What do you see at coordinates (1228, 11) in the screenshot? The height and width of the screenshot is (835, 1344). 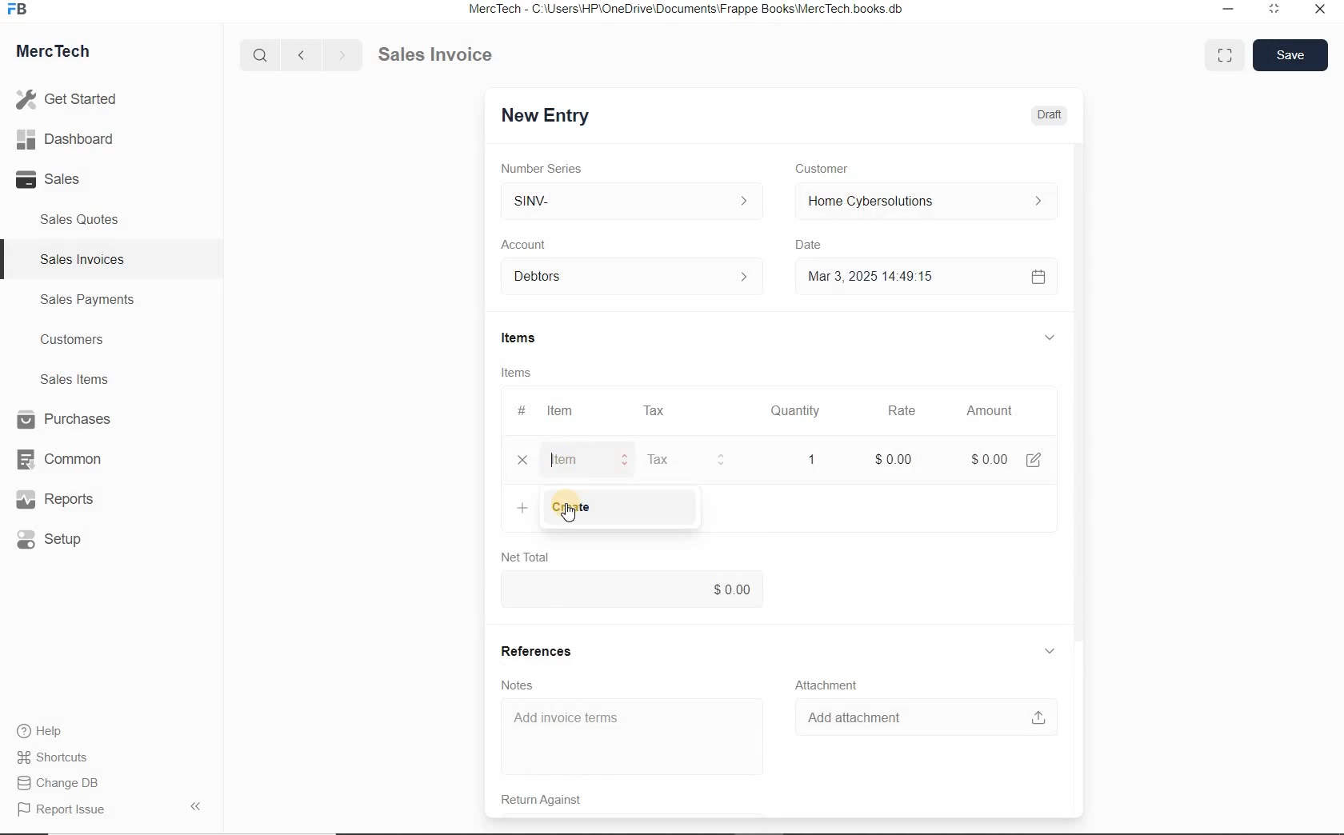 I see `Minimize` at bounding box center [1228, 11].